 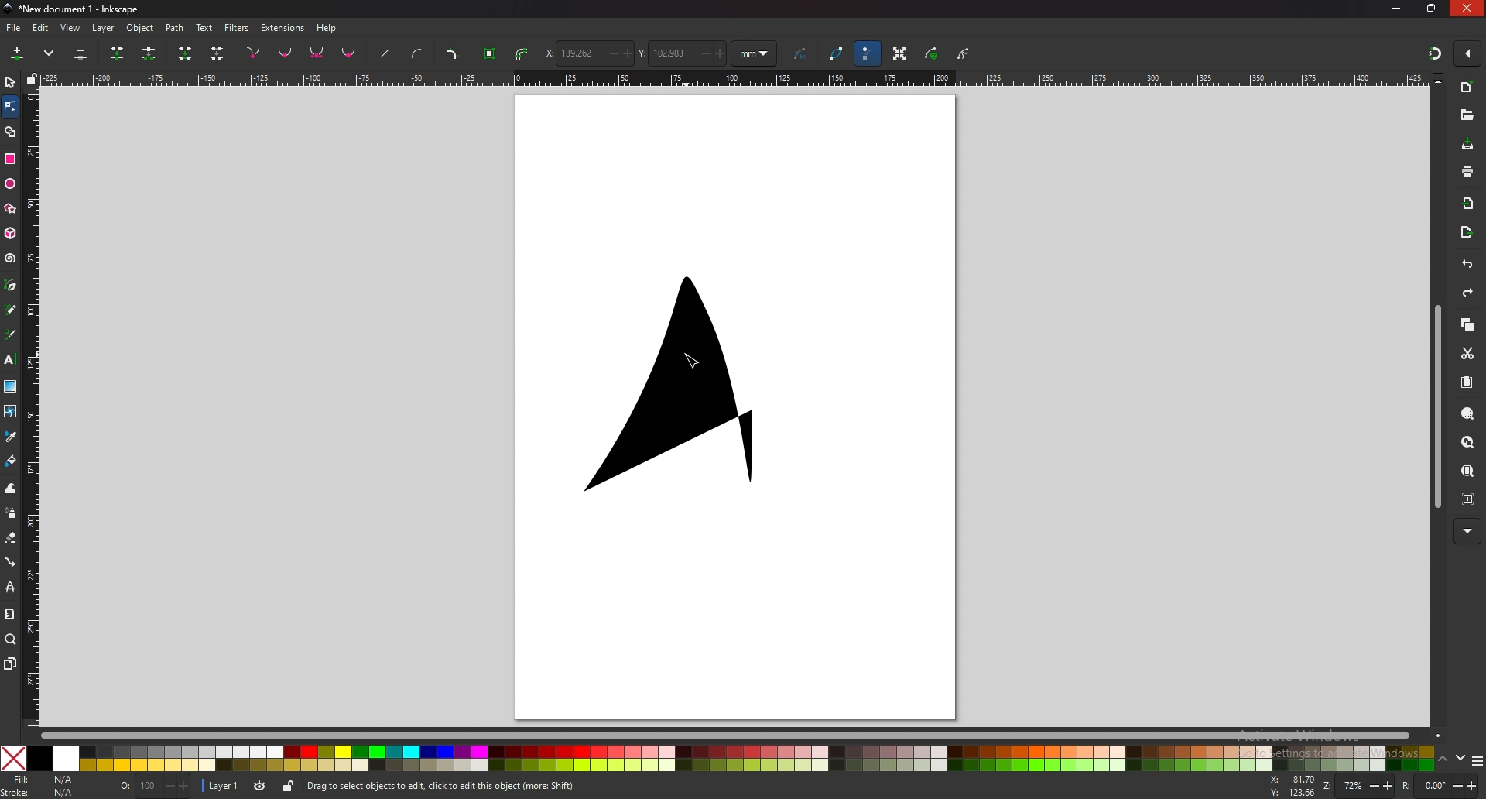 I want to click on cursor coordinates, so click(x=1293, y=786).